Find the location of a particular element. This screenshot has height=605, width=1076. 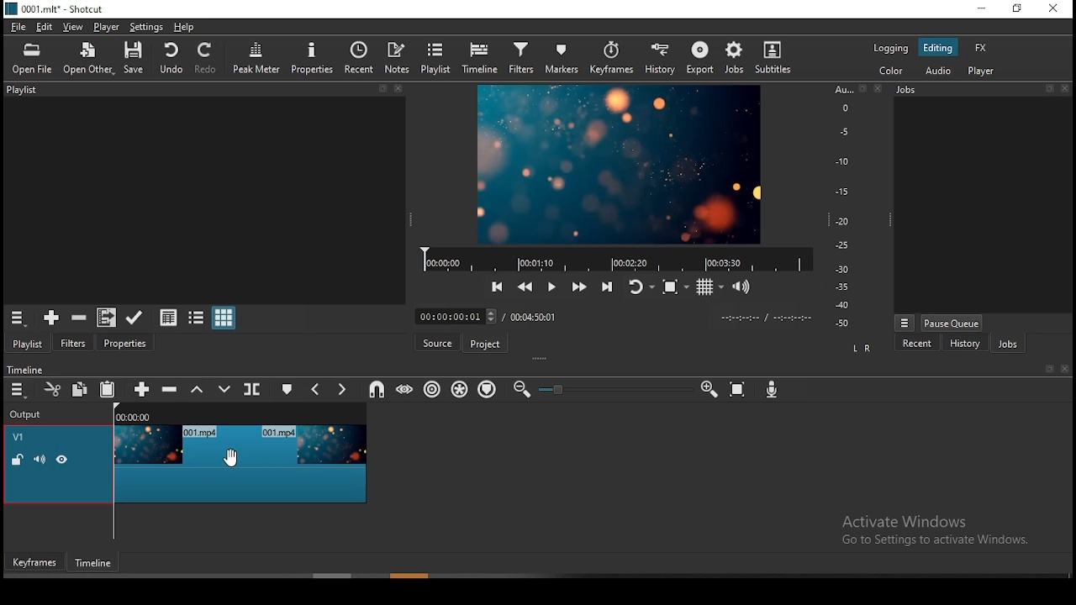

scrub while dragging is located at coordinates (405, 390).